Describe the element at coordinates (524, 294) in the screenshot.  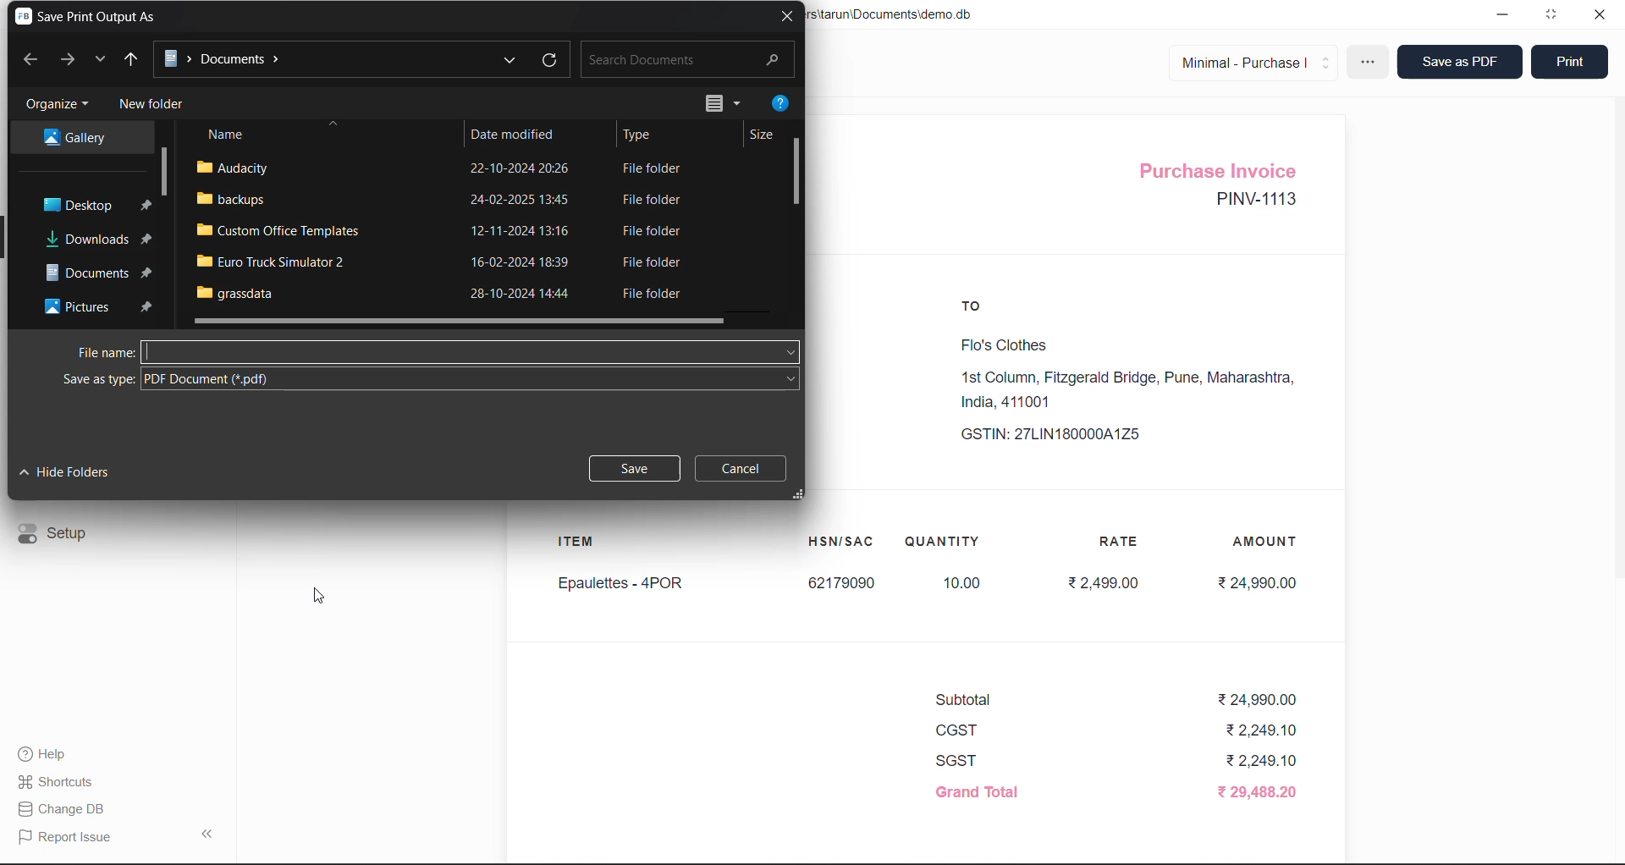
I see `28-10-2024 14:44` at that location.